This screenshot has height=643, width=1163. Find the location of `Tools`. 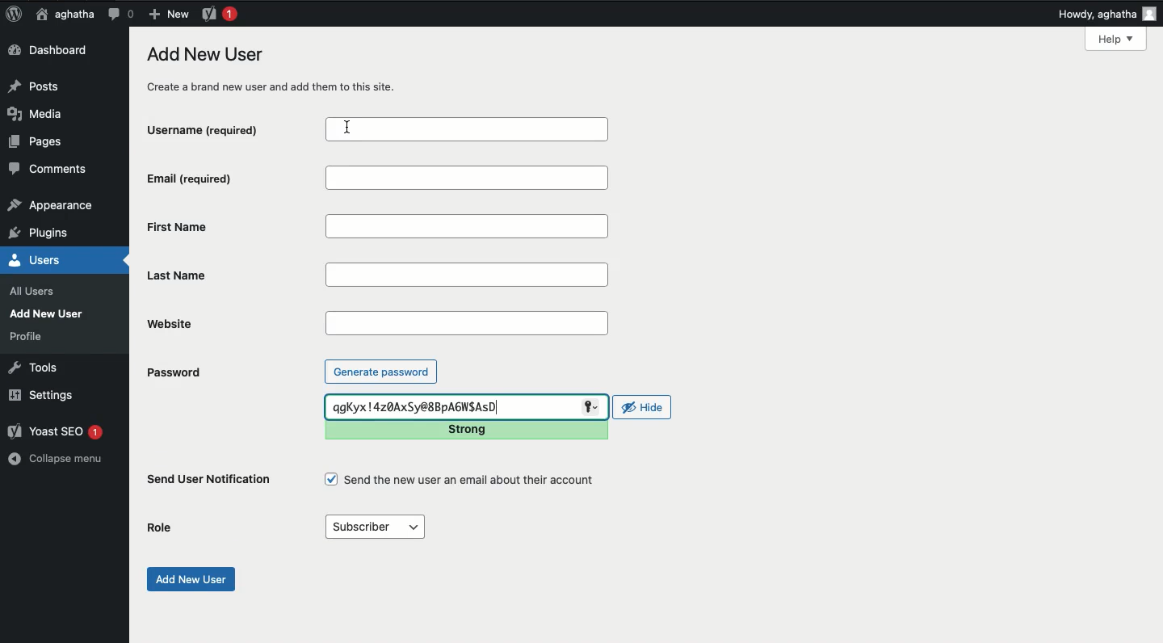

Tools is located at coordinates (34, 366).